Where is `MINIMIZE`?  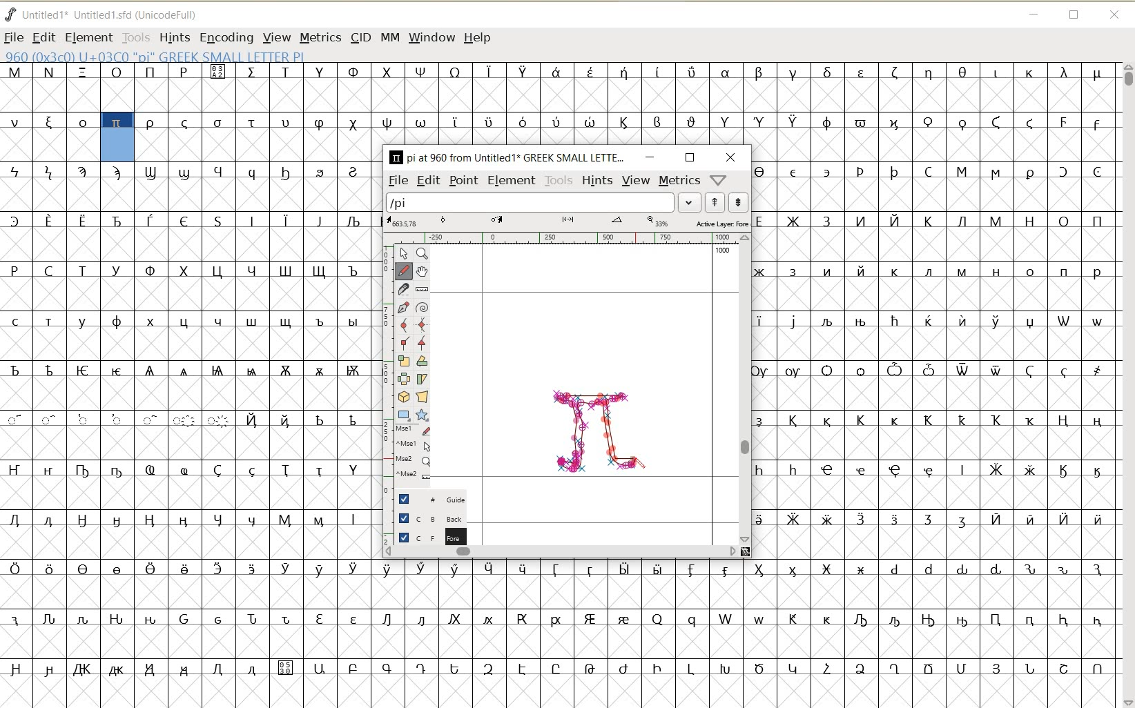 MINIMIZE is located at coordinates (1034, 14).